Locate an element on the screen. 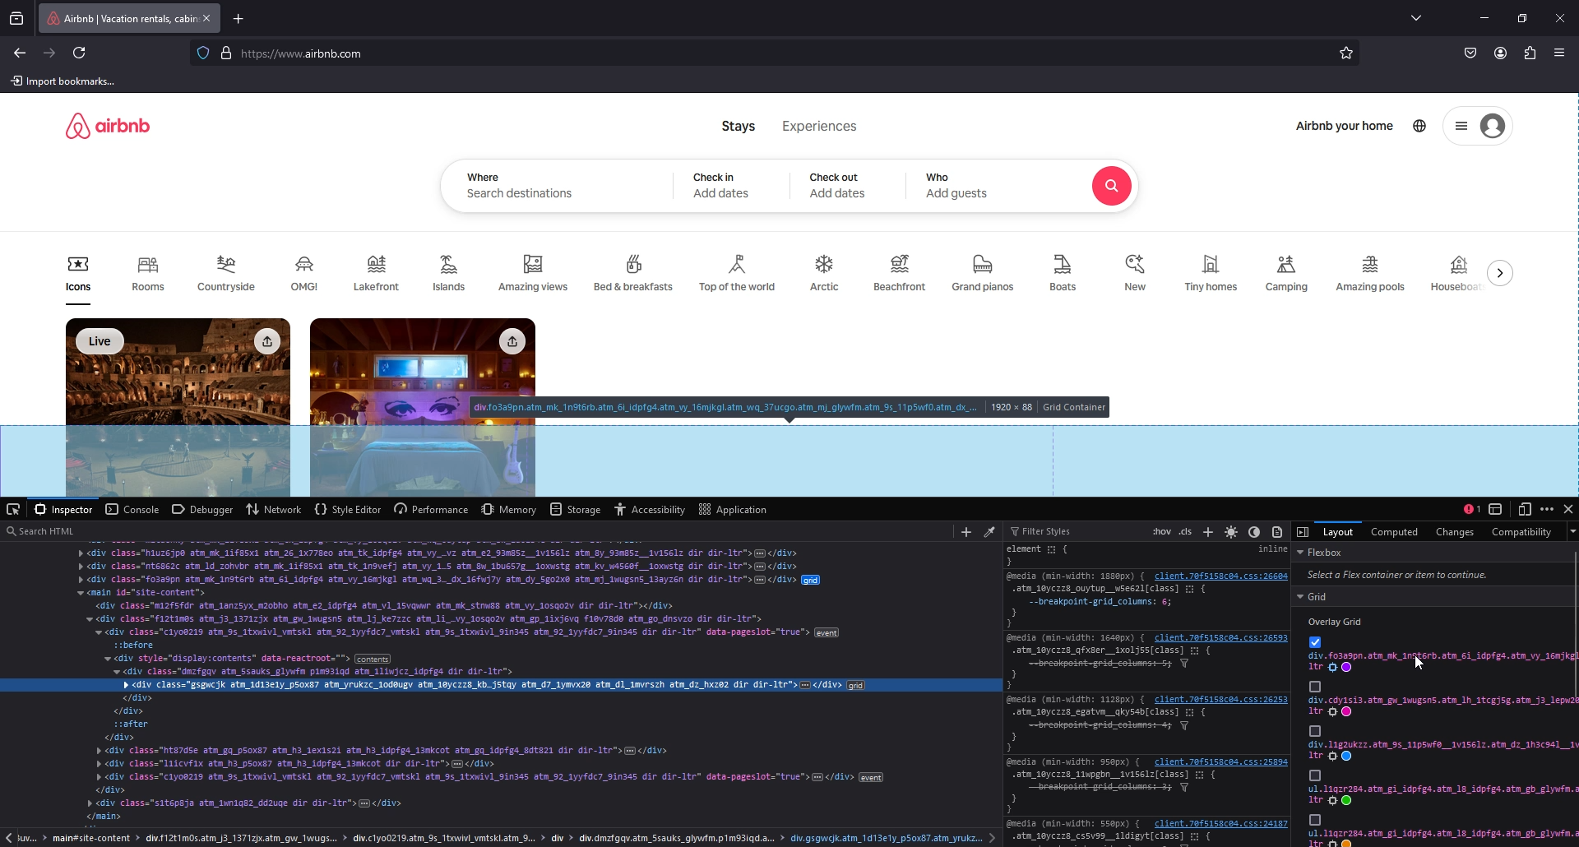 The width and height of the screenshot is (1579, 847). performance is located at coordinates (432, 509).